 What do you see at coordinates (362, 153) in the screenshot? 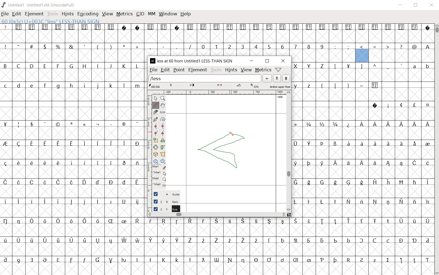
I see `empty cells` at bounding box center [362, 153].